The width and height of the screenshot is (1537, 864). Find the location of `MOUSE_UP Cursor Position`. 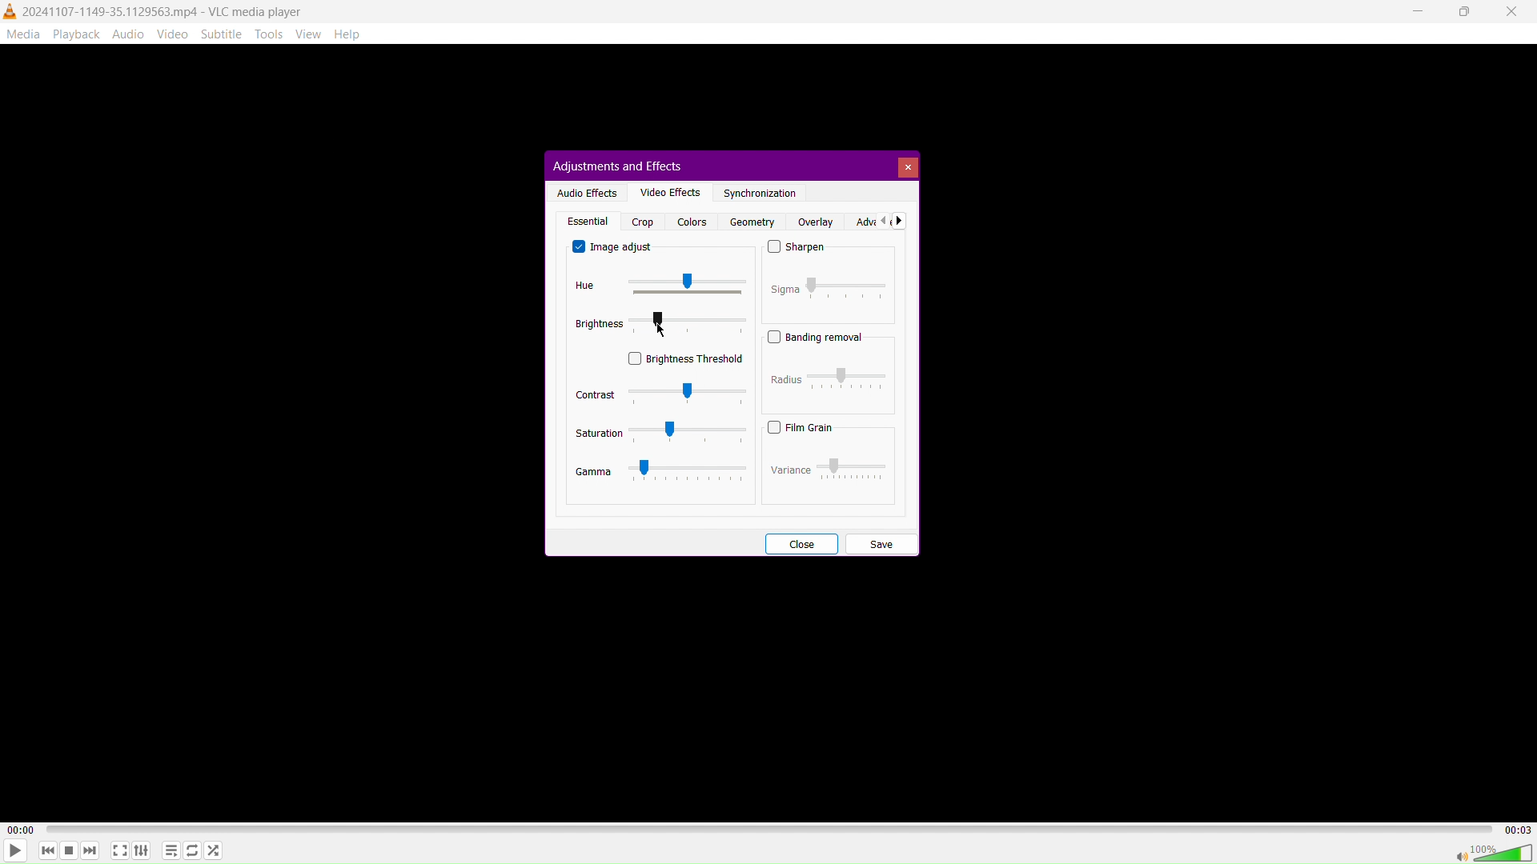

MOUSE_UP Cursor Position is located at coordinates (660, 320).